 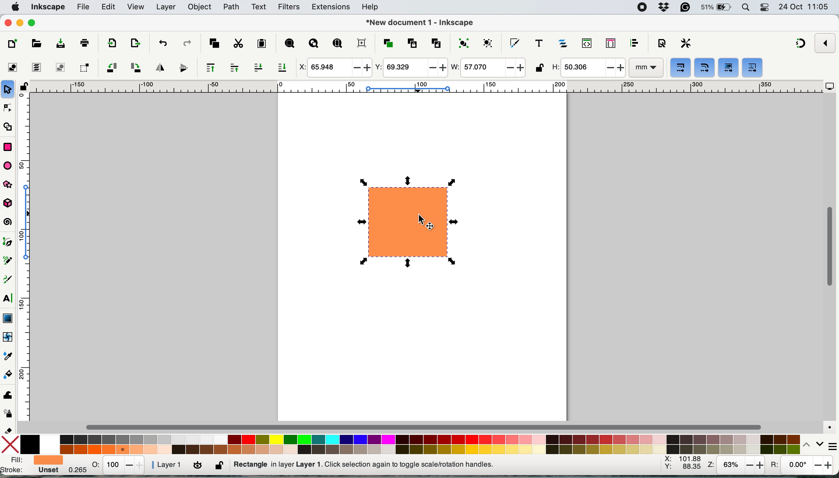 I want to click on file, so click(x=82, y=7).